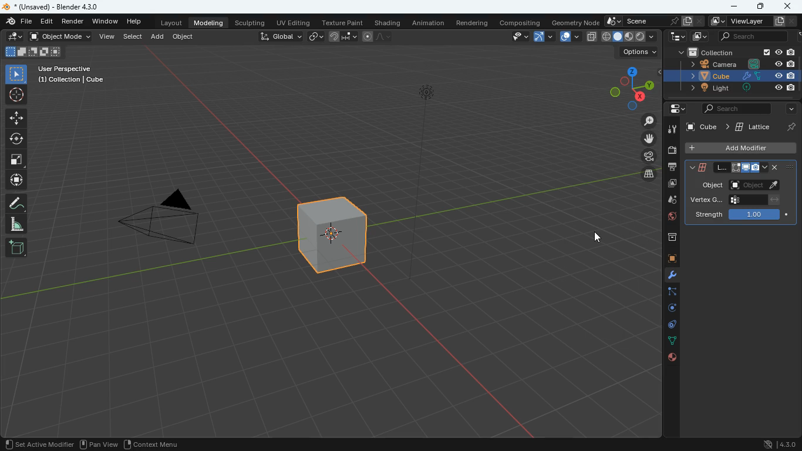  I want to click on layers, so click(649, 175).